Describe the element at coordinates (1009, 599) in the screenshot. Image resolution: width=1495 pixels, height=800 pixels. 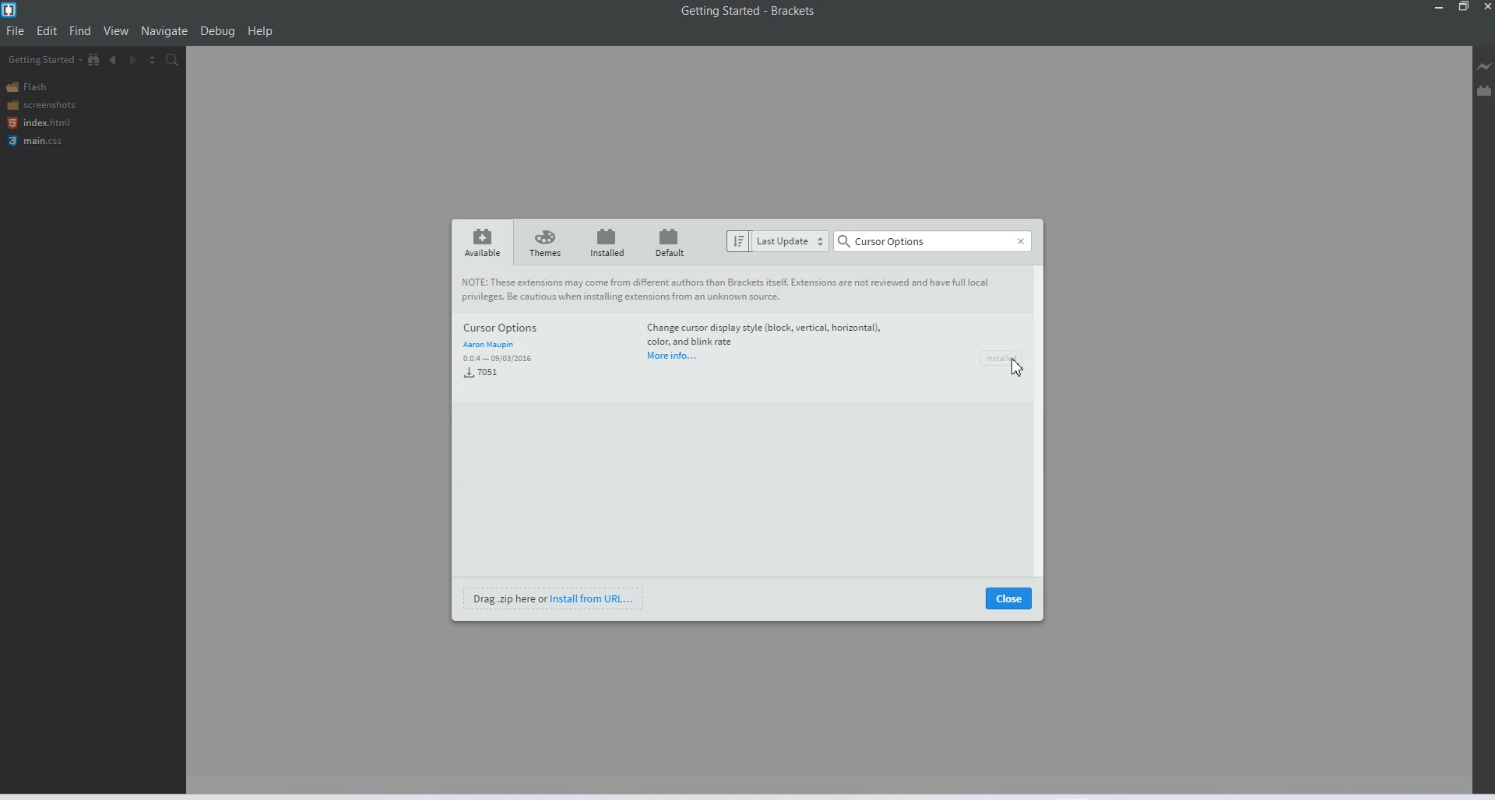
I see `close` at that location.